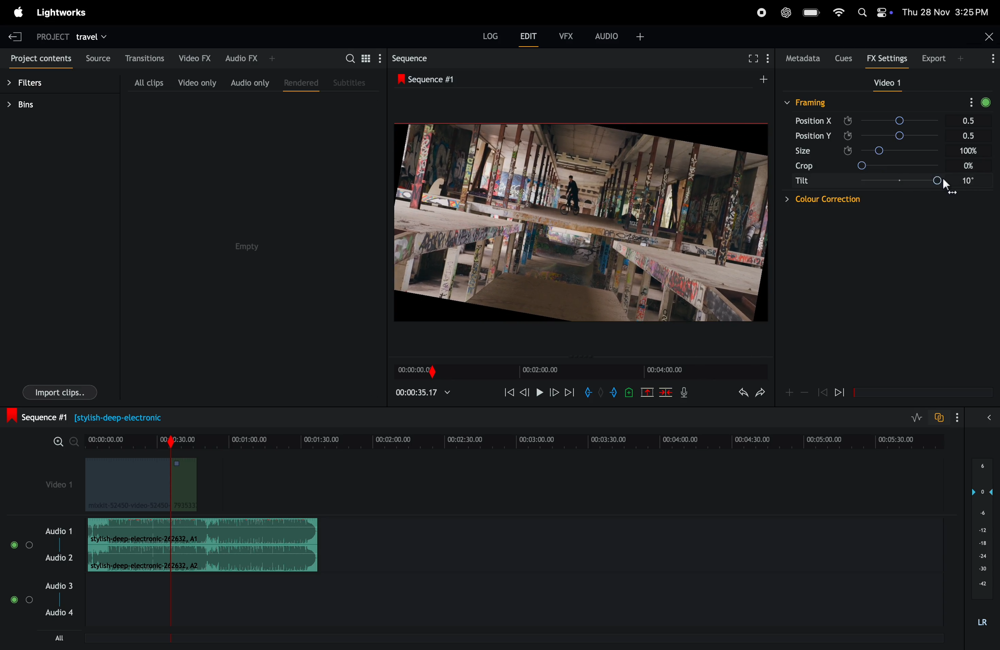 Image resolution: width=1000 pixels, height=650 pixels. What do you see at coordinates (932, 59) in the screenshot?
I see `exports` at bounding box center [932, 59].